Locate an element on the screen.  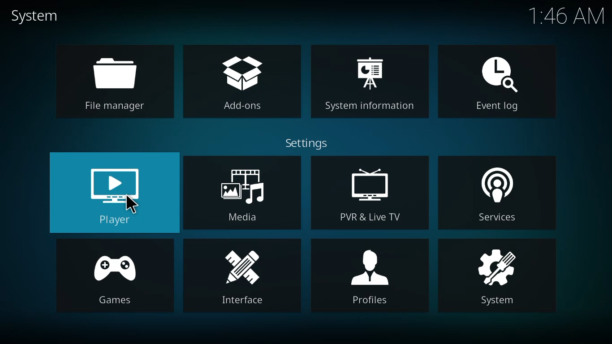
system is located at coordinates (36, 16).